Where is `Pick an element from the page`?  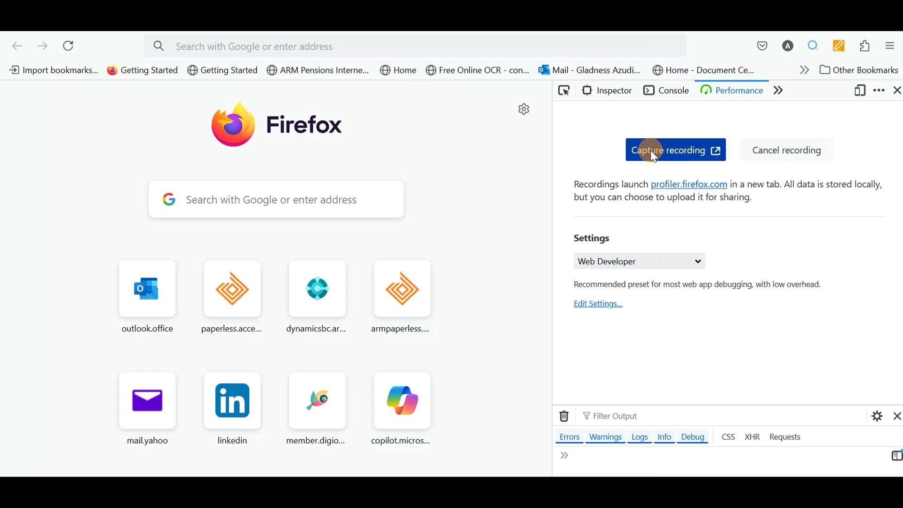 Pick an element from the page is located at coordinates (563, 90).